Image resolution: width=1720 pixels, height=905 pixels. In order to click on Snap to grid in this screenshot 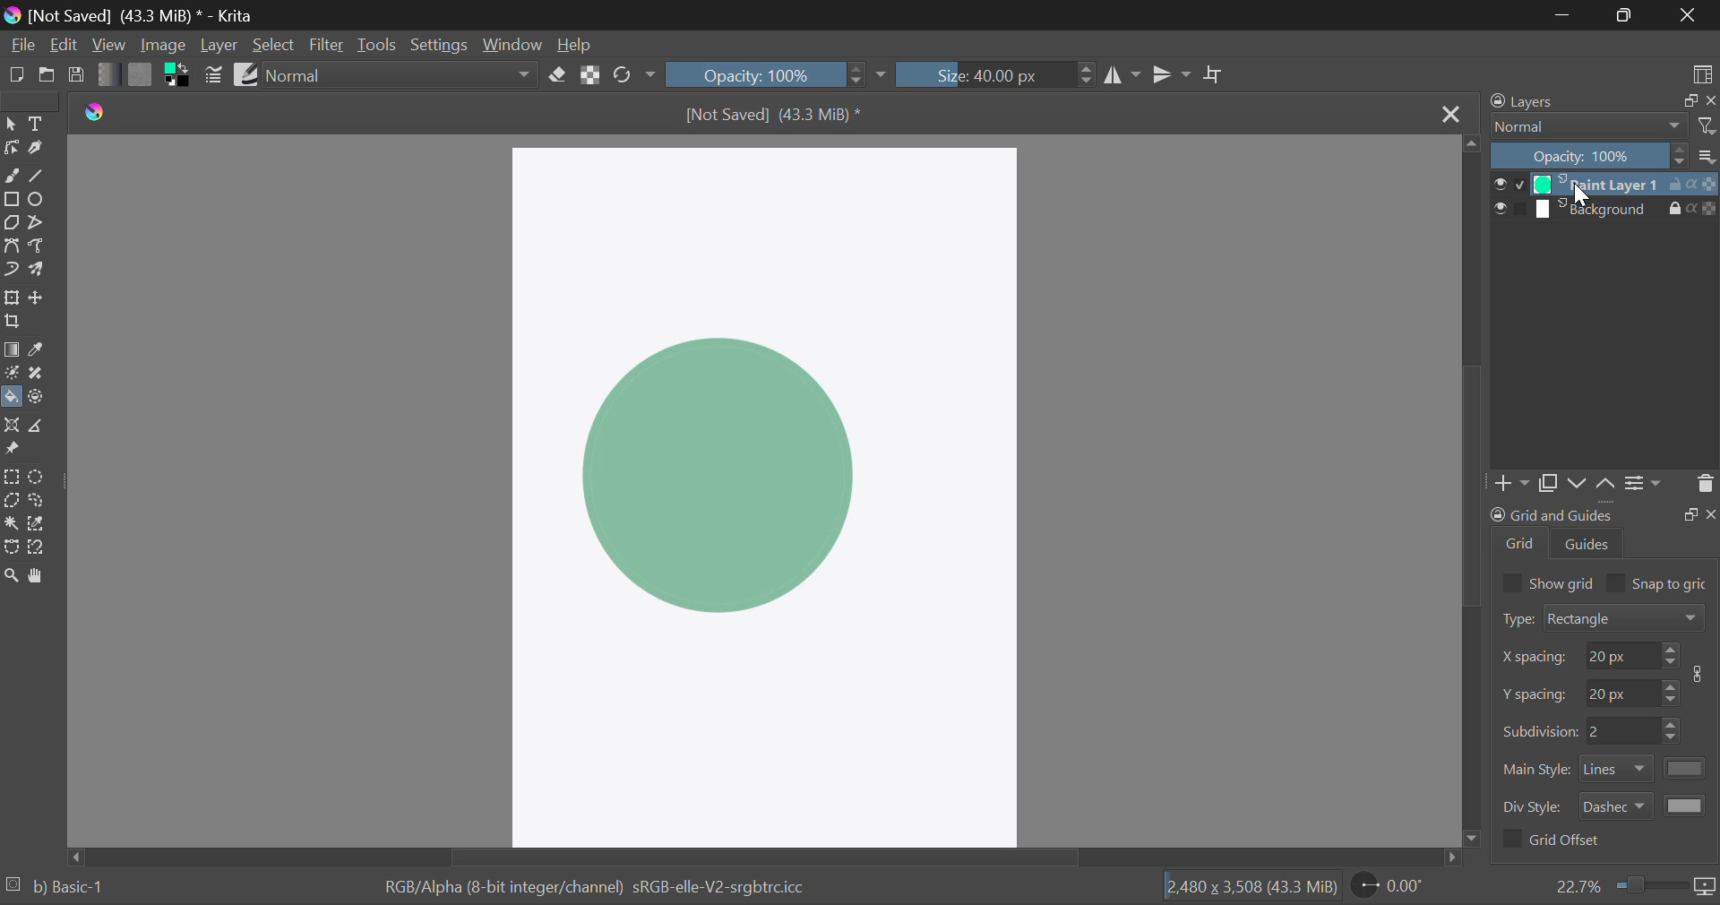, I will do `click(1661, 582)`.